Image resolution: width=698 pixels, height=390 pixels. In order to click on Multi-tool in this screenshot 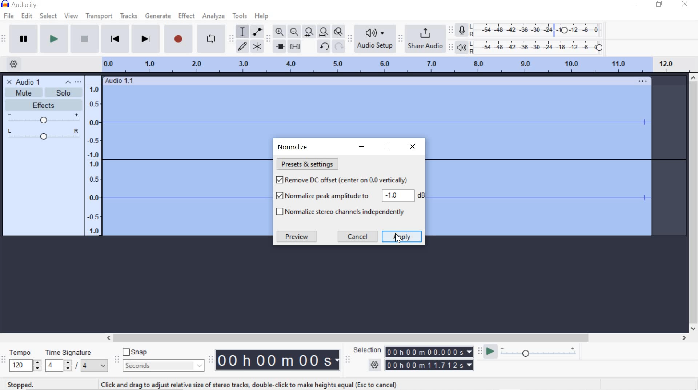, I will do `click(257, 46)`.